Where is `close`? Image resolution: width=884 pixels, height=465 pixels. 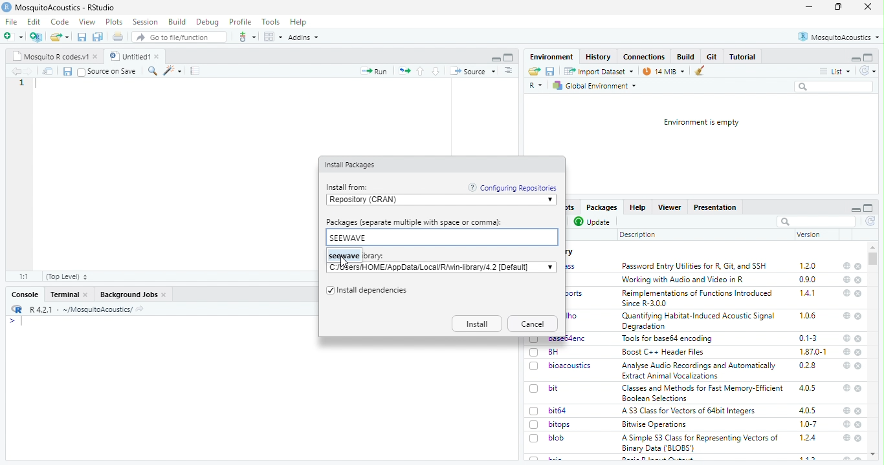
close is located at coordinates (859, 425).